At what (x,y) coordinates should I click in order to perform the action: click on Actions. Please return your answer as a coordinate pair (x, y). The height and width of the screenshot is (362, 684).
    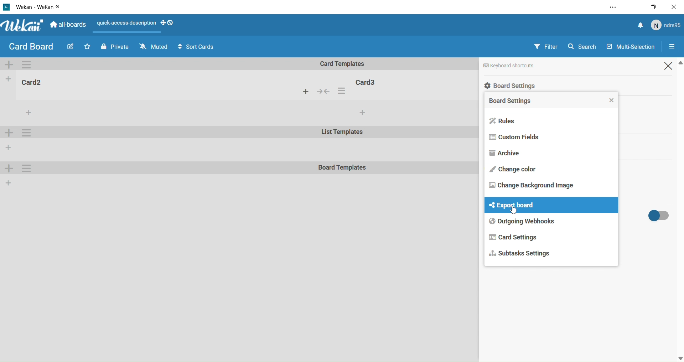
    Looking at the image, I should click on (327, 92).